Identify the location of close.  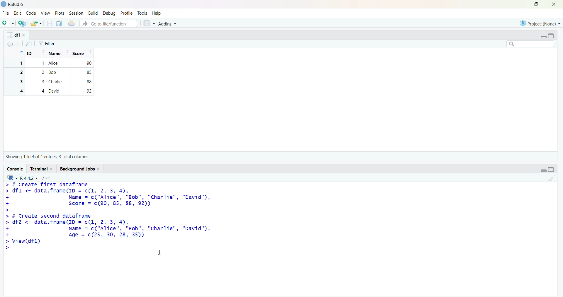
(99, 169).